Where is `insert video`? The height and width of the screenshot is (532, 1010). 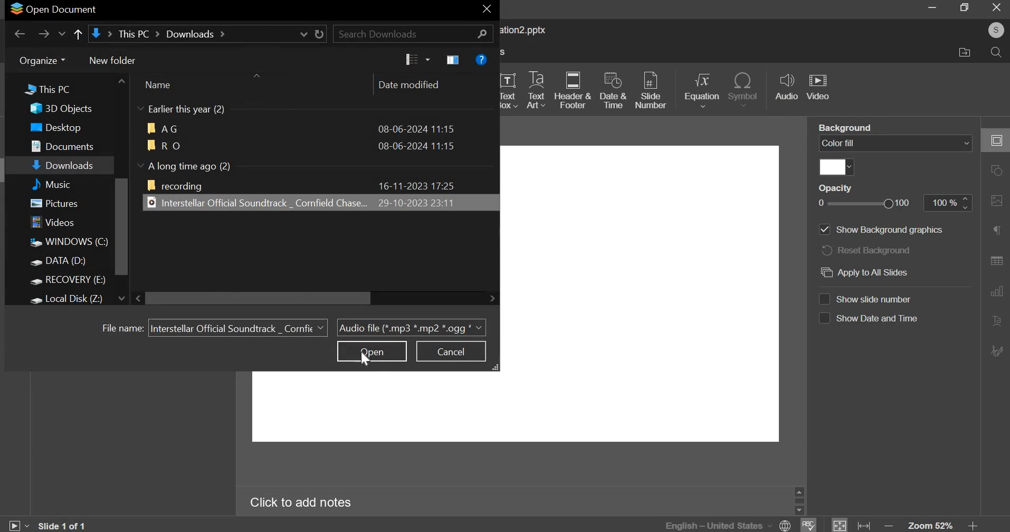
insert video is located at coordinates (820, 89).